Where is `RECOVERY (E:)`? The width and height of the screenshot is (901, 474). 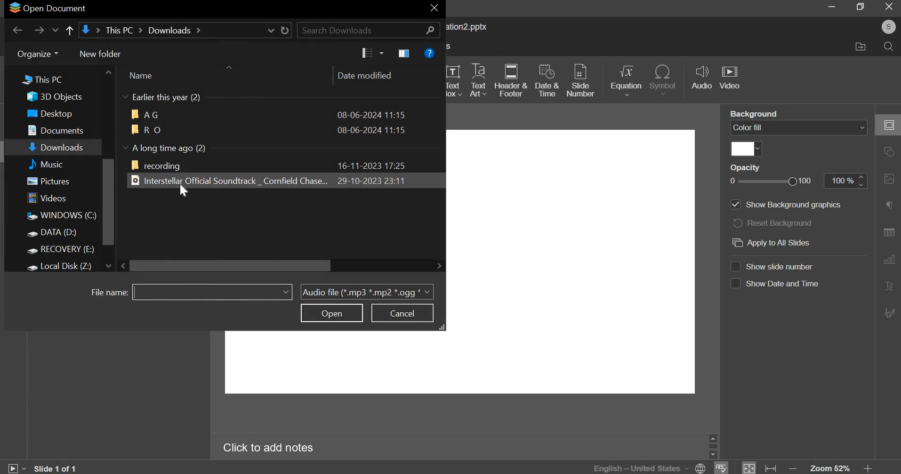 RECOVERY (E:) is located at coordinates (60, 250).